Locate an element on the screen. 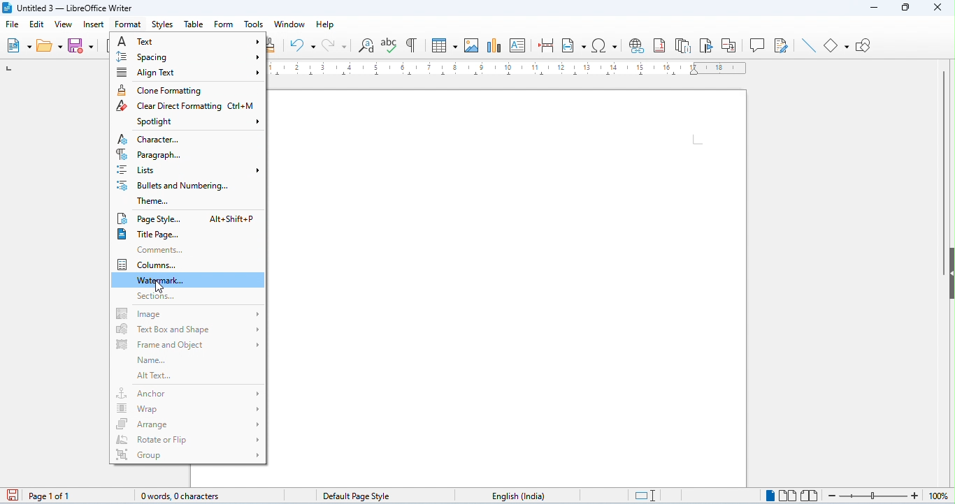 This screenshot has width=955, height=504. logo is located at coordinates (6, 7).